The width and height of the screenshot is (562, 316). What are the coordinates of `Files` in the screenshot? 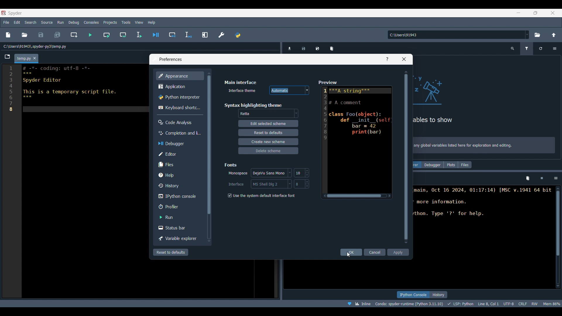 It's located at (179, 164).